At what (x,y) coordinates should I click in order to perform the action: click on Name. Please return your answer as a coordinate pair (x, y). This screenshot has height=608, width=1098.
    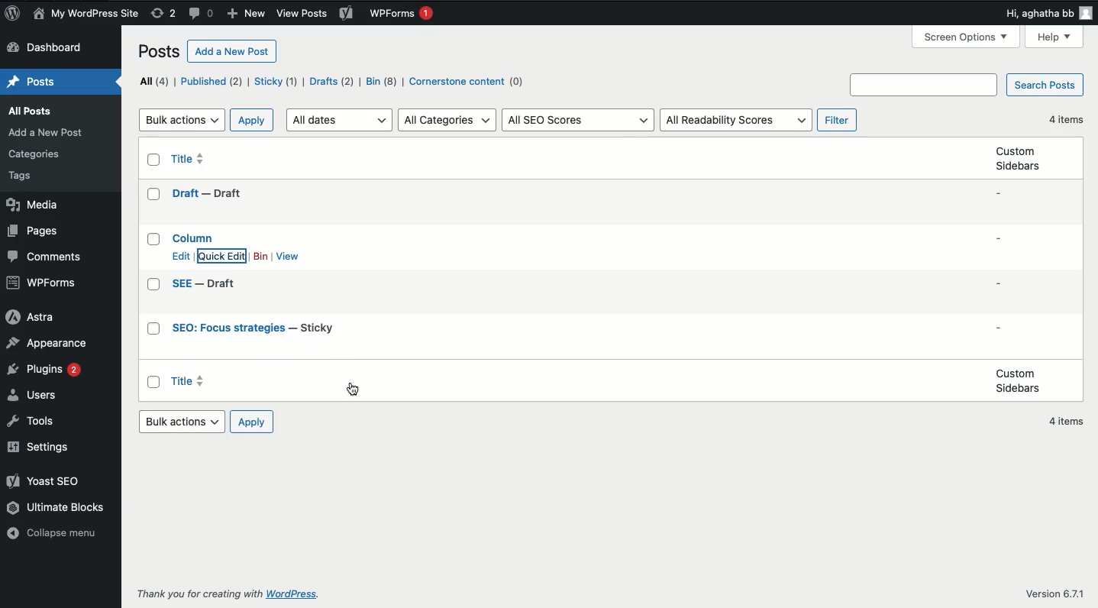
    Looking at the image, I should click on (85, 14).